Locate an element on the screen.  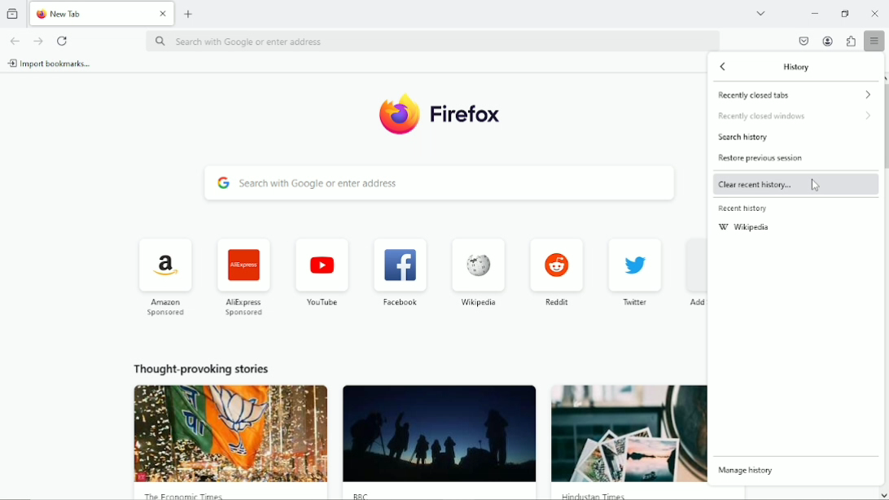
back is located at coordinates (724, 68).